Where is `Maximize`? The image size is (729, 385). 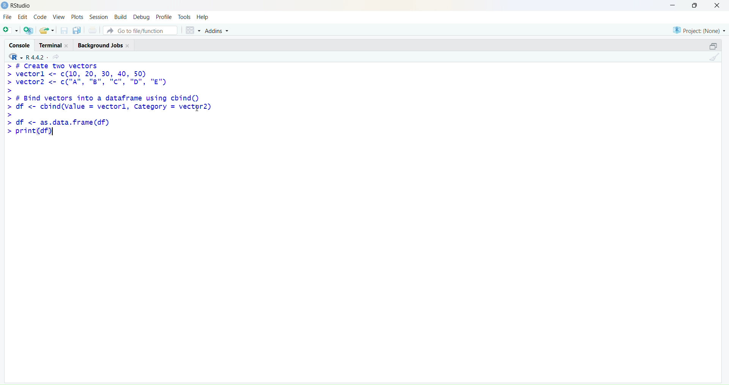 Maximize is located at coordinates (695, 5).